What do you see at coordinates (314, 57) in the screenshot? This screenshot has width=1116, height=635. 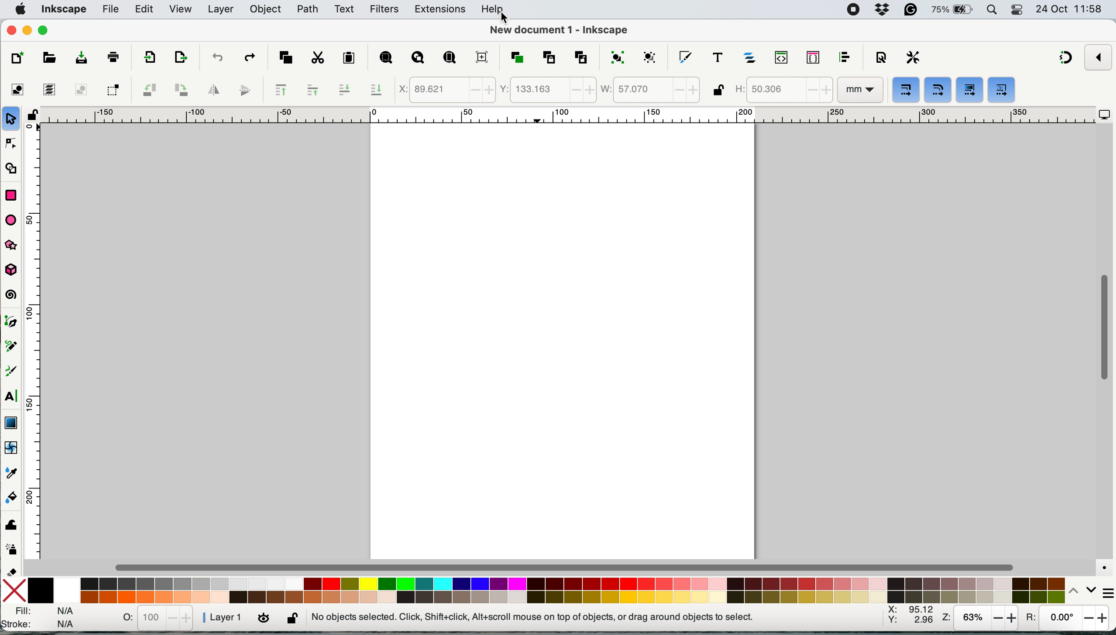 I see `cut` at bounding box center [314, 57].